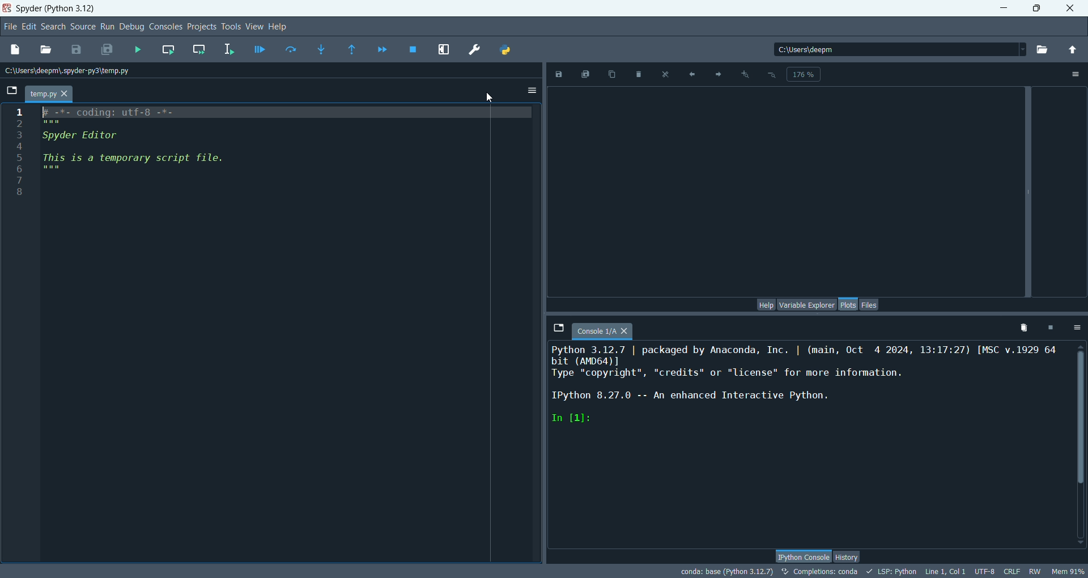  Describe the element at coordinates (138, 49) in the screenshot. I see `run file` at that location.